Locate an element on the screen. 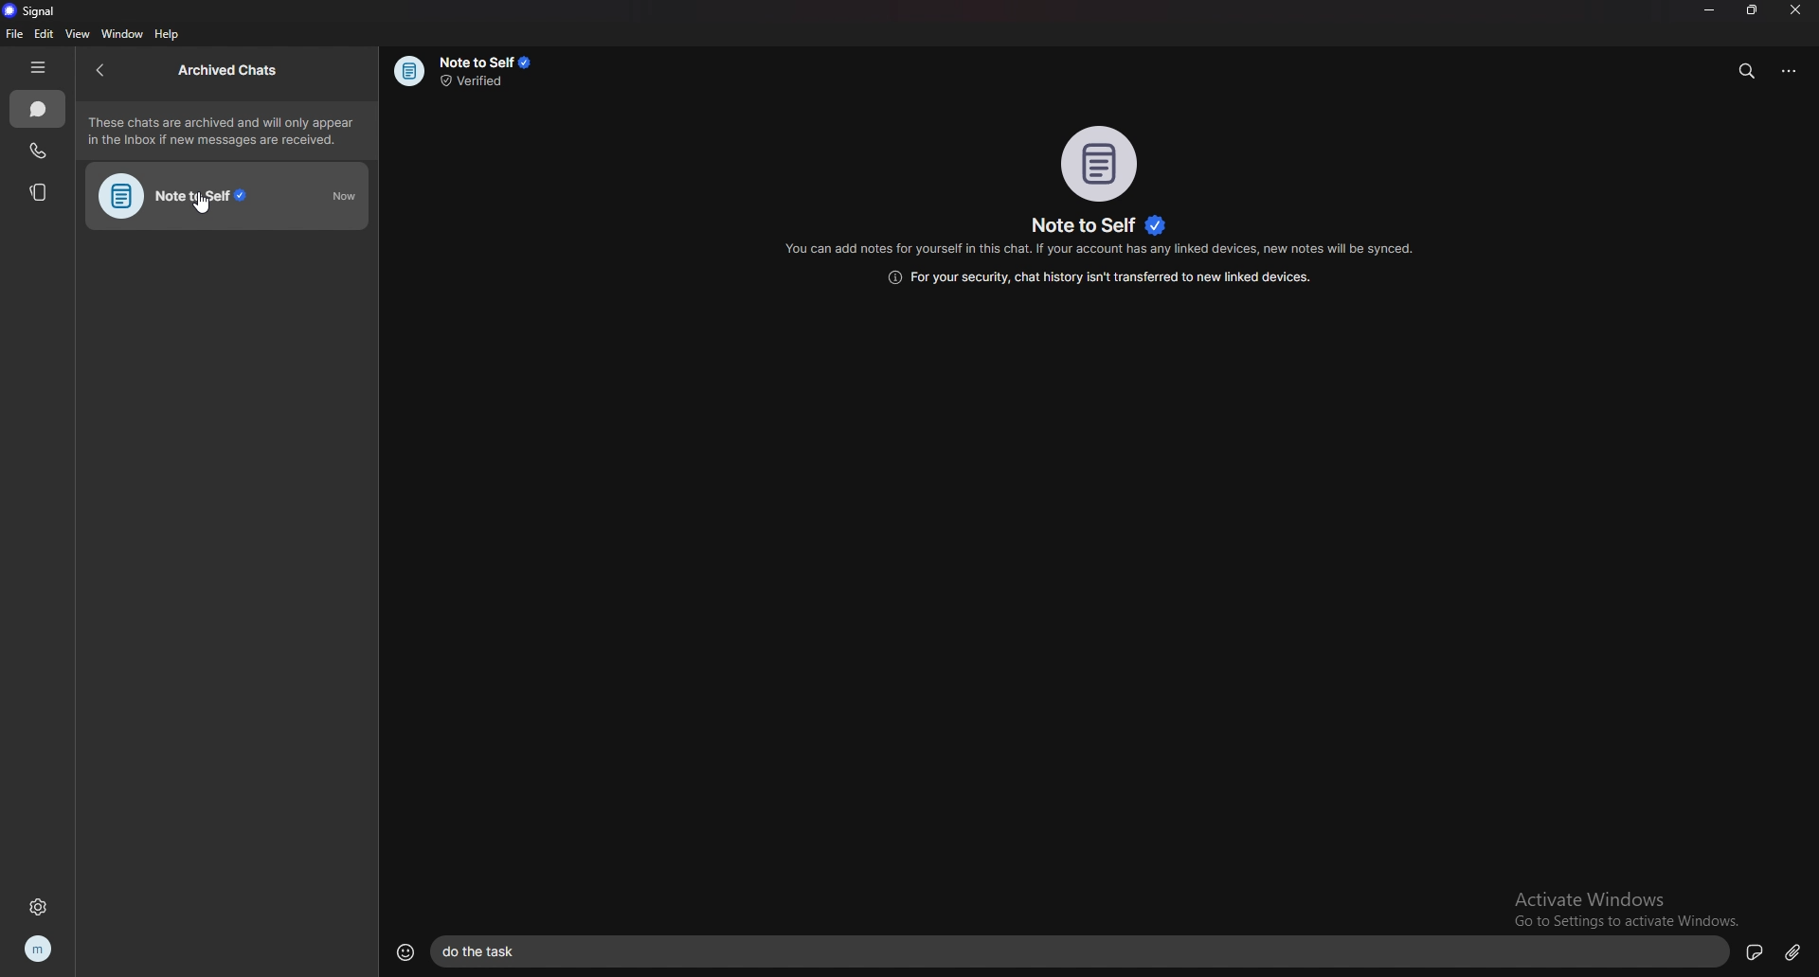  calls is located at coordinates (39, 151).